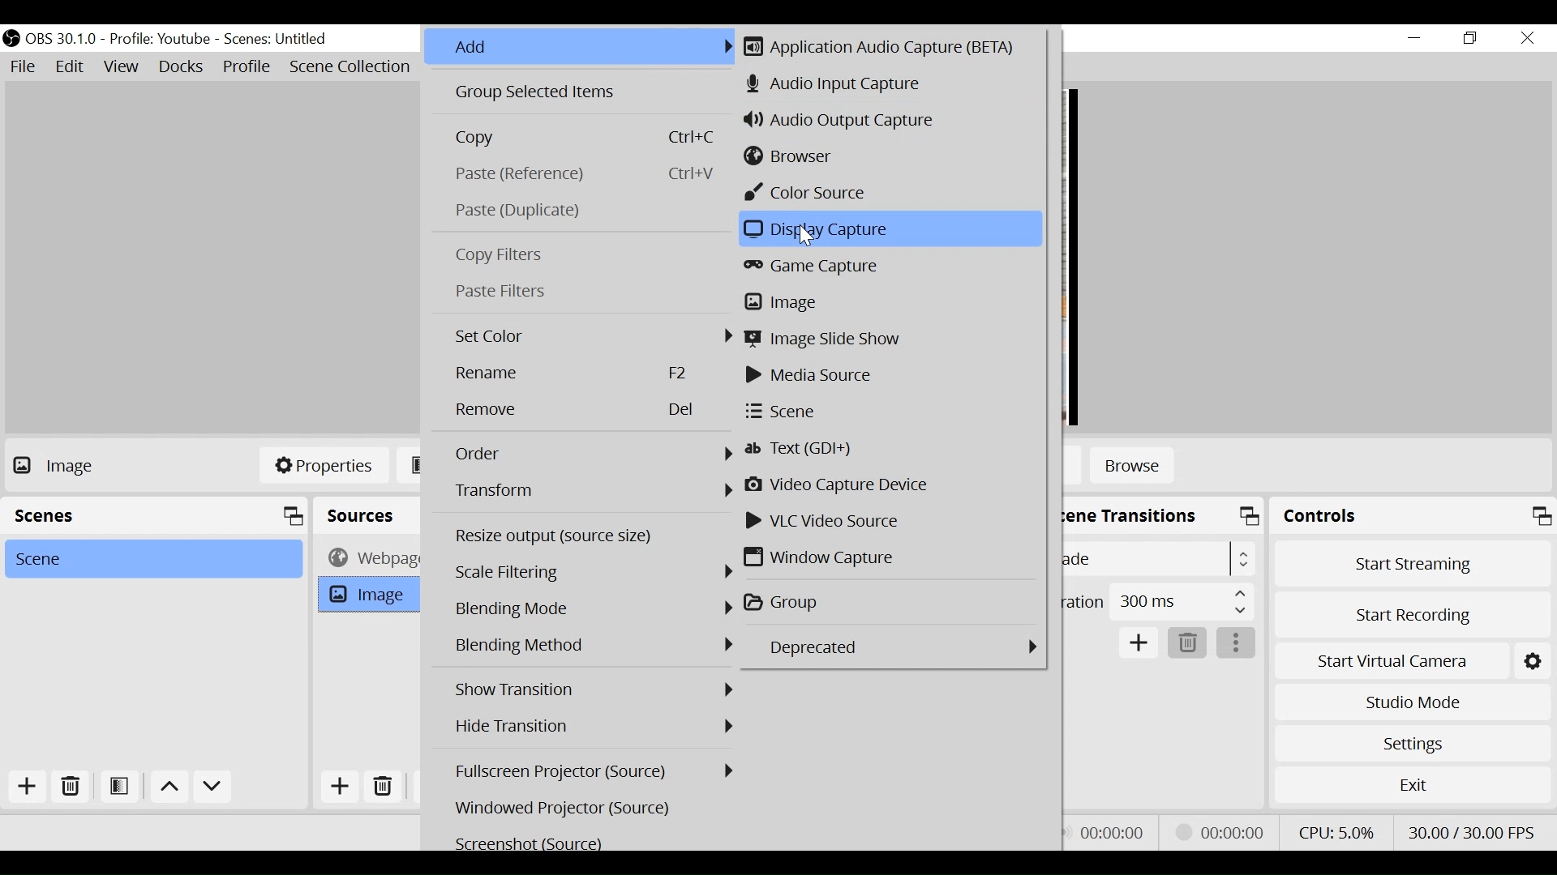 This screenshot has width=1557, height=875. Describe the element at coordinates (1237, 643) in the screenshot. I see `more options` at that location.